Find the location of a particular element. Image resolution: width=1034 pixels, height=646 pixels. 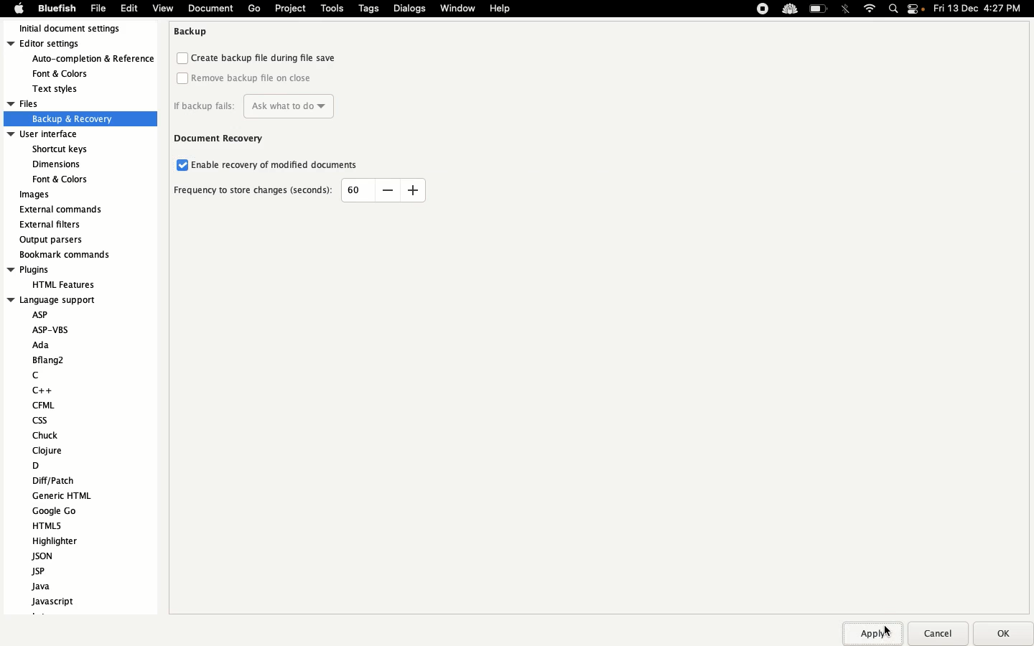

Initial document settings is located at coordinates (76, 29).